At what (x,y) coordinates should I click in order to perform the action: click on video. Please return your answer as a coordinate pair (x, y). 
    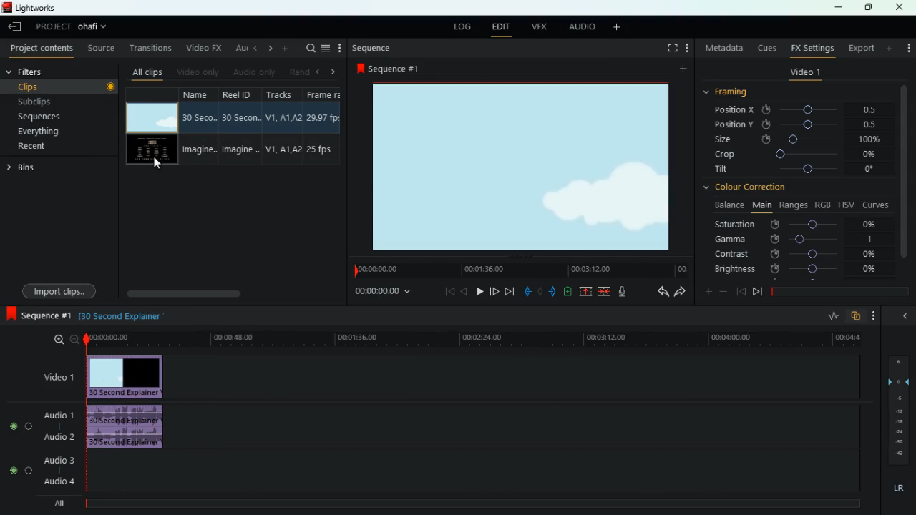
    Looking at the image, I should click on (126, 374).